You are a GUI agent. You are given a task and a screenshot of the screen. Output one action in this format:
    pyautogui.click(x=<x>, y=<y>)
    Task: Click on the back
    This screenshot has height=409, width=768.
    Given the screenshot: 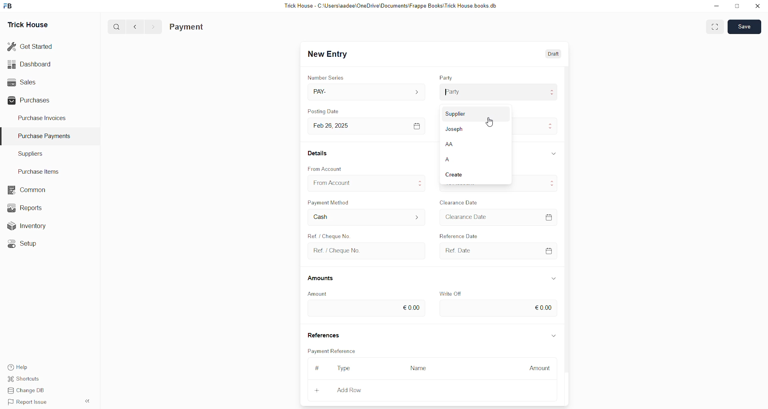 What is the action you would take?
    pyautogui.click(x=136, y=26)
    